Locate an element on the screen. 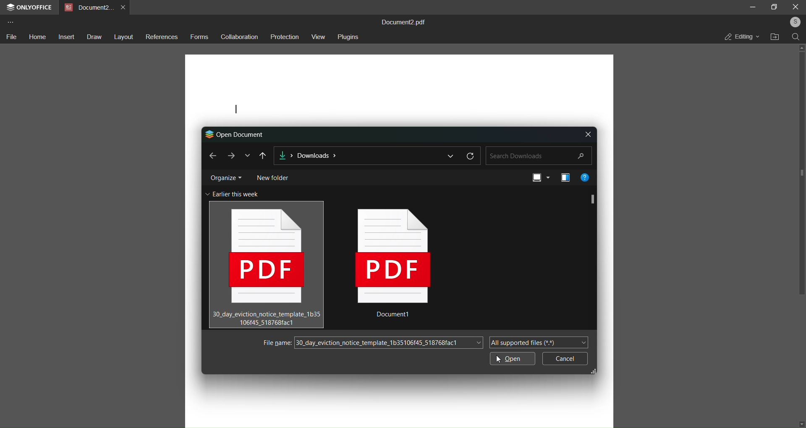 The height and width of the screenshot is (428, 806). file type is located at coordinates (538, 342).